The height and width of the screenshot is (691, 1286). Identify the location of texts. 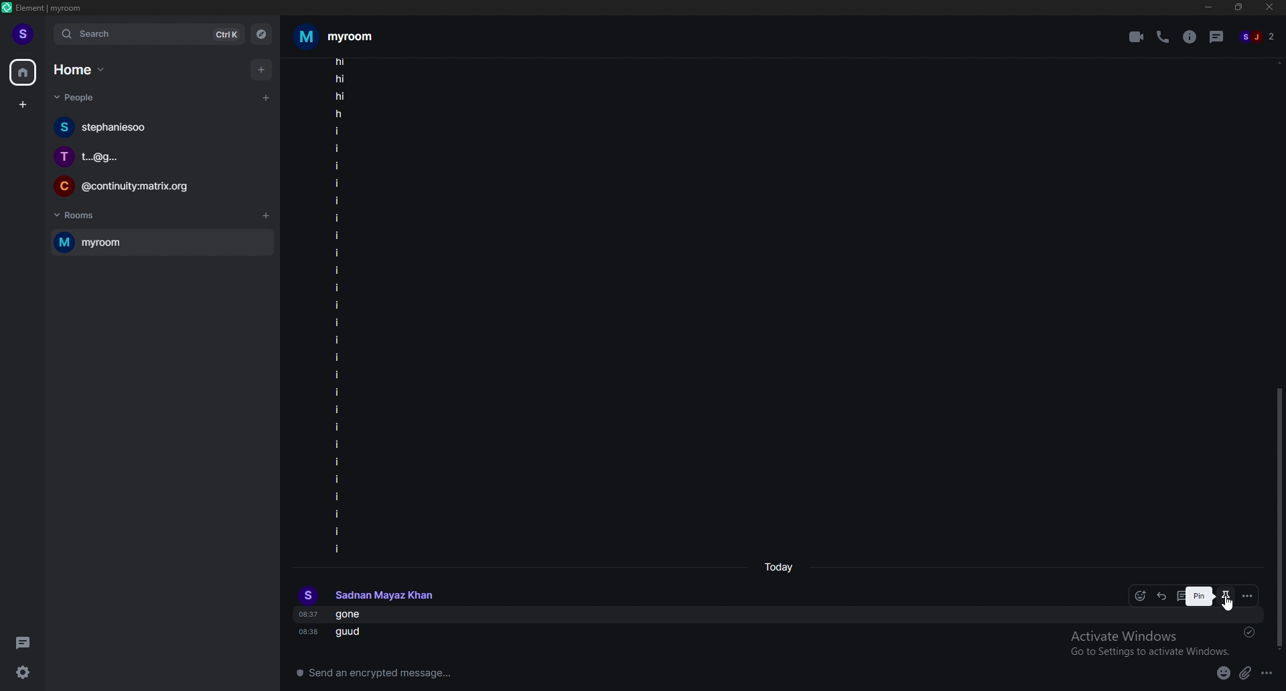
(338, 307).